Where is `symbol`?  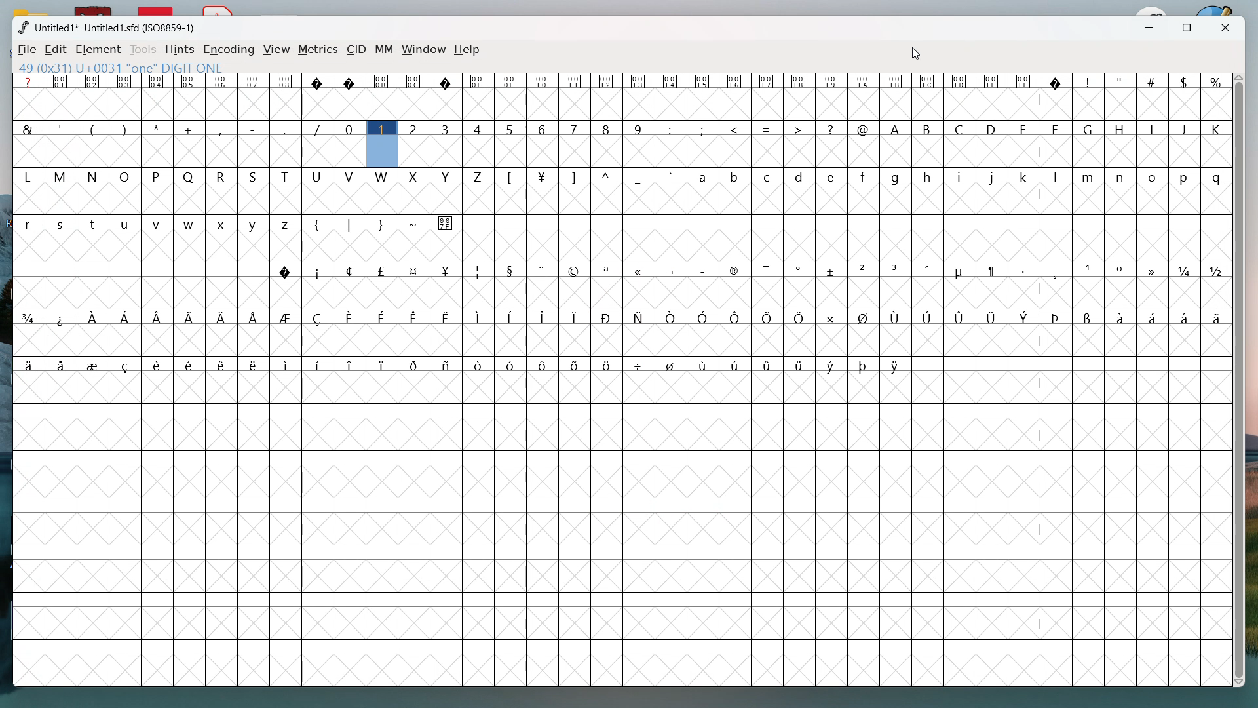
symbol is located at coordinates (542, 271).